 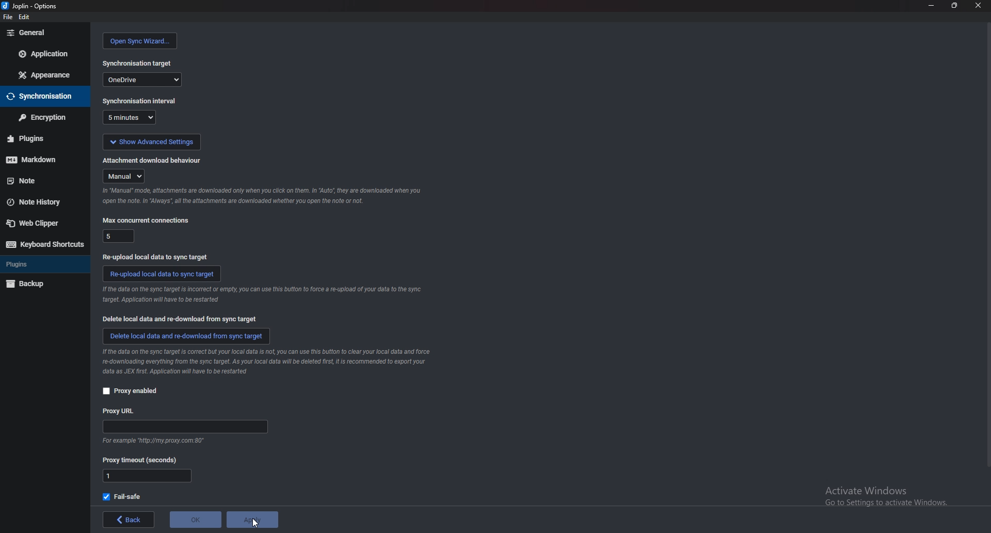 What do you see at coordinates (152, 160) in the screenshot?
I see `attachment download behaviour` at bounding box center [152, 160].